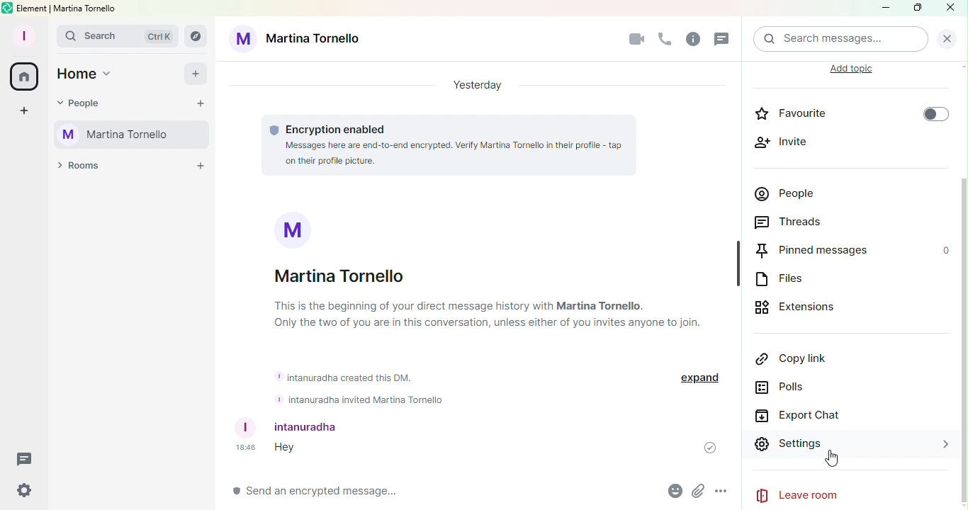 Image resolution: width=968 pixels, height=510 pixels. I want to click on expand, so click(697, 378).